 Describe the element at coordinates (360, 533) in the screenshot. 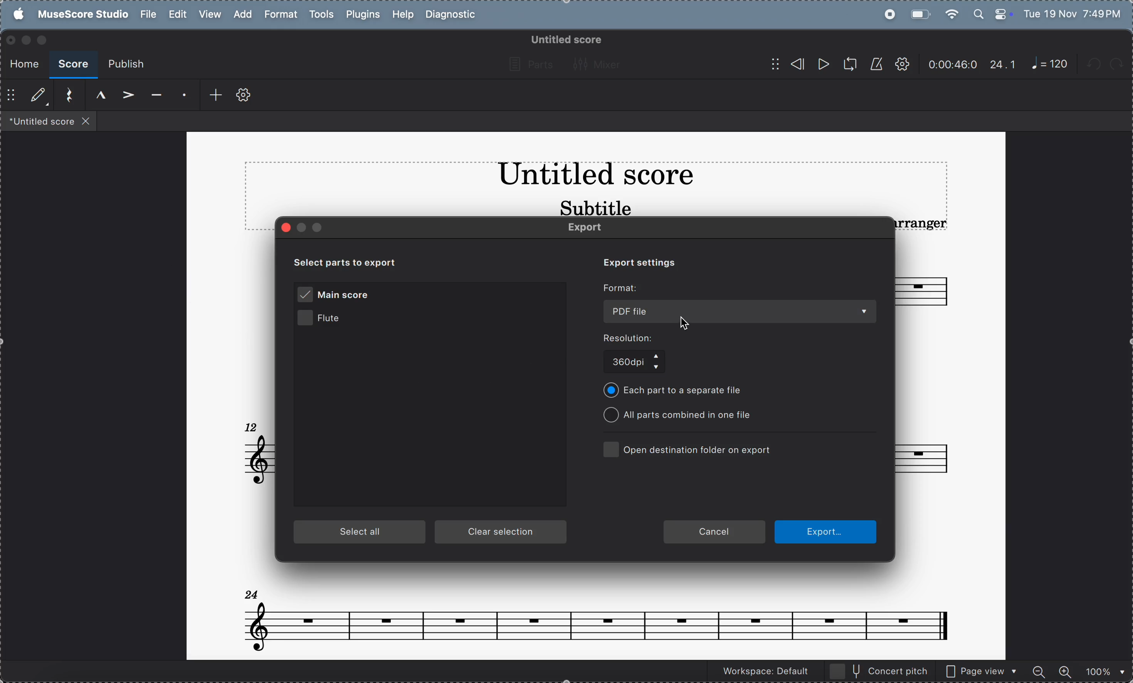

I see `select all` at that location.